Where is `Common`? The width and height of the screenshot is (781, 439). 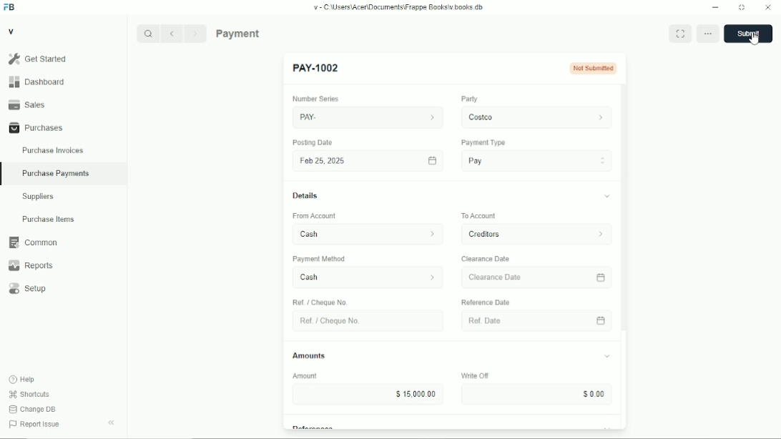
Common is located at coordinates (64, 242).